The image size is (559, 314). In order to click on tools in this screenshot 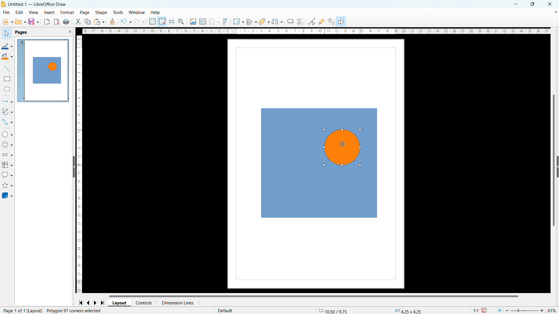, I will do `click(118, 12)`.